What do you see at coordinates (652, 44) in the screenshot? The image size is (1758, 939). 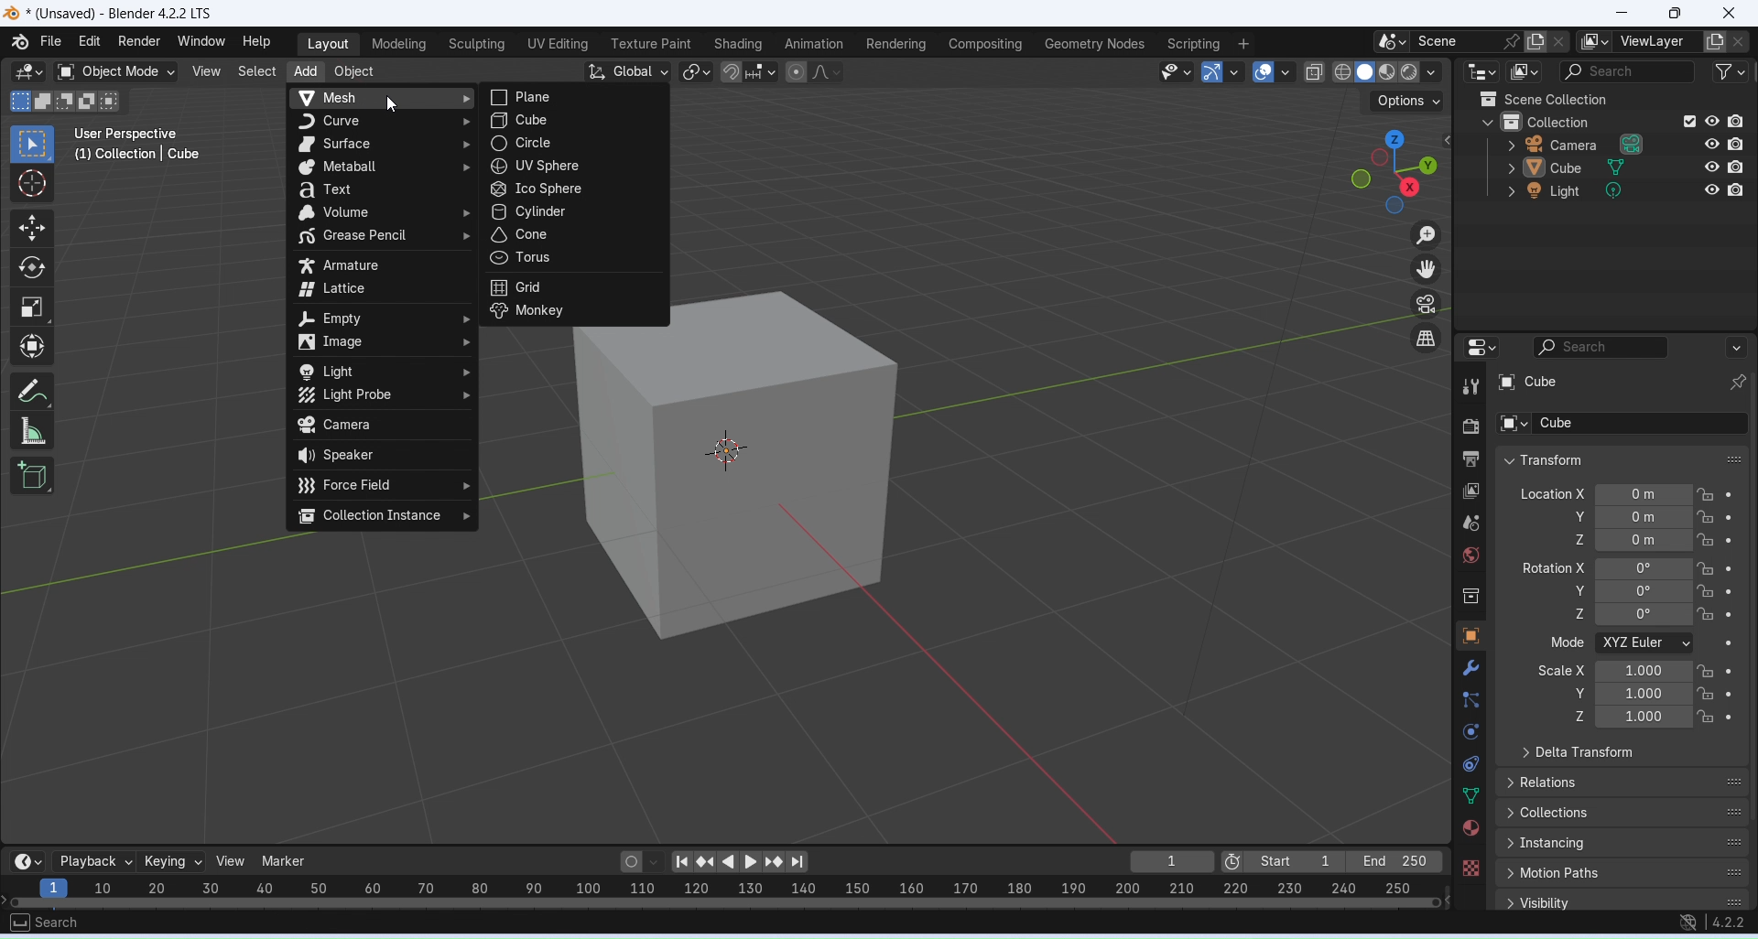 I see `Texture part` at bounding box center [652, 44].